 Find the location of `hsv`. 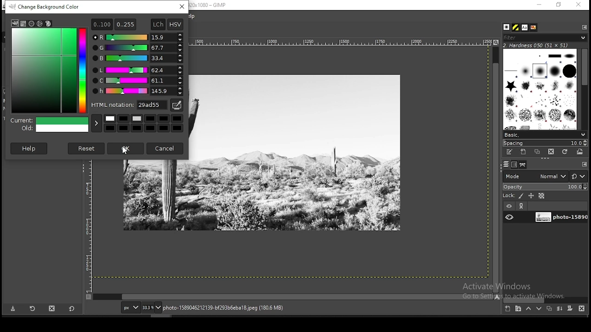

hsv is located at coordinates (175, 24).